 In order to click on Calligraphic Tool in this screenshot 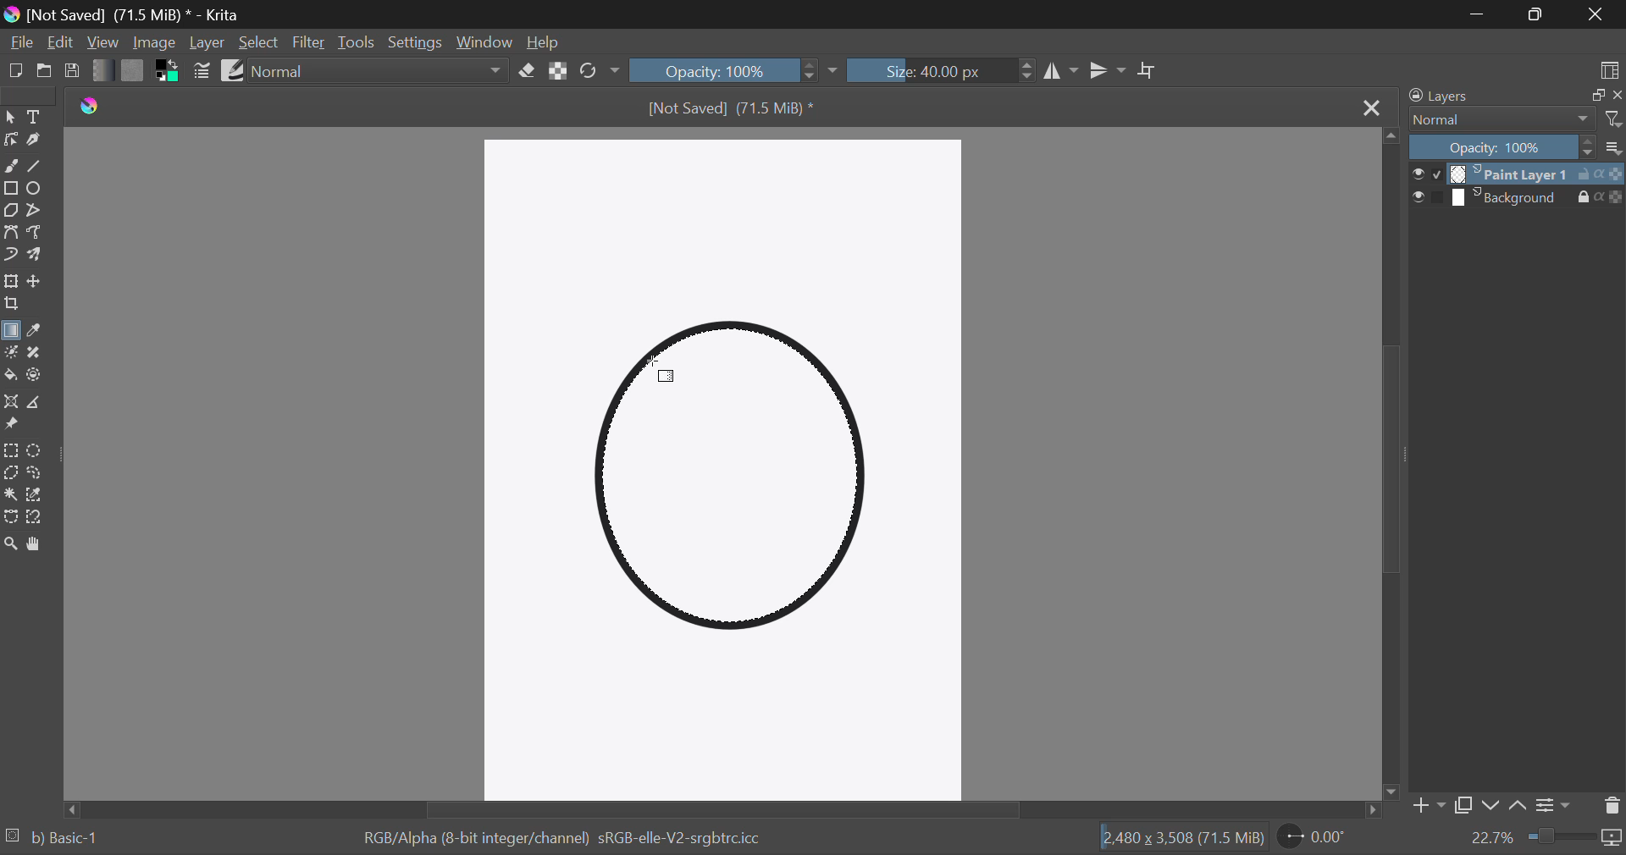, I will do `click(36, 143)`.